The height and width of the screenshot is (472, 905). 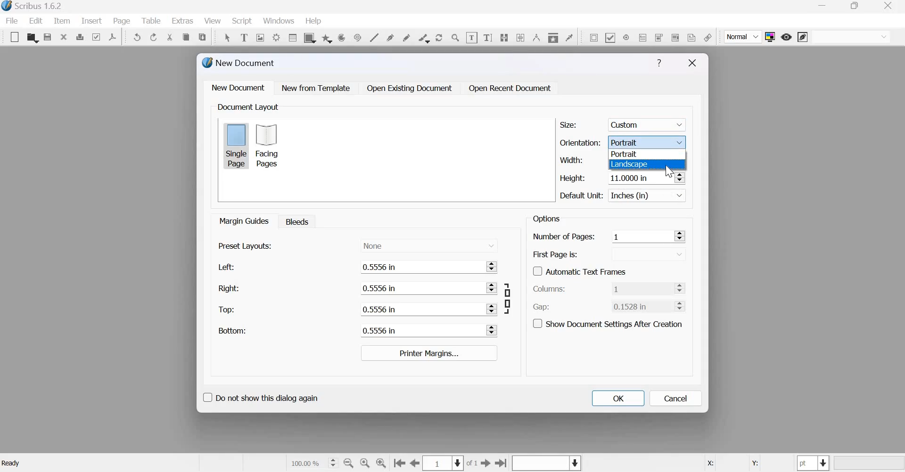 What do you see at coordinates (415, 463) in the screenshot?
I see `go to the previous page` at bounding box center [415, 463].